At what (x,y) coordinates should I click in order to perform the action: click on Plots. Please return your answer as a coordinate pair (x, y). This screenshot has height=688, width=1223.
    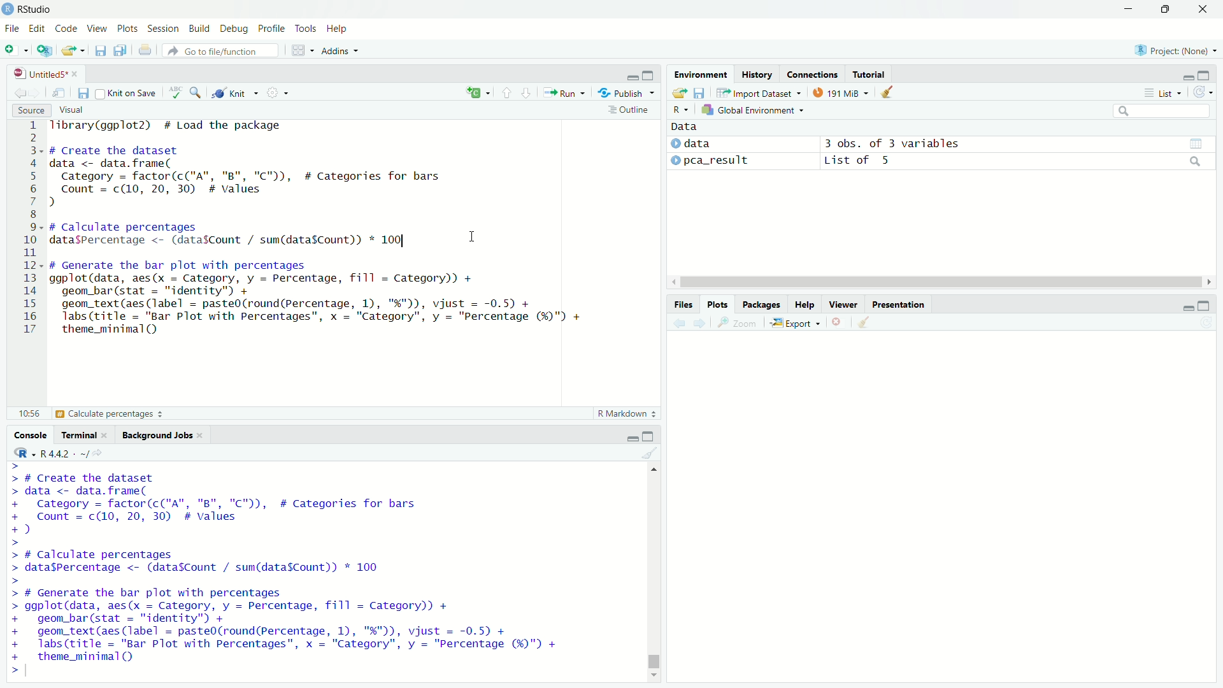
    Looking at the image, I should click on (717, 305).